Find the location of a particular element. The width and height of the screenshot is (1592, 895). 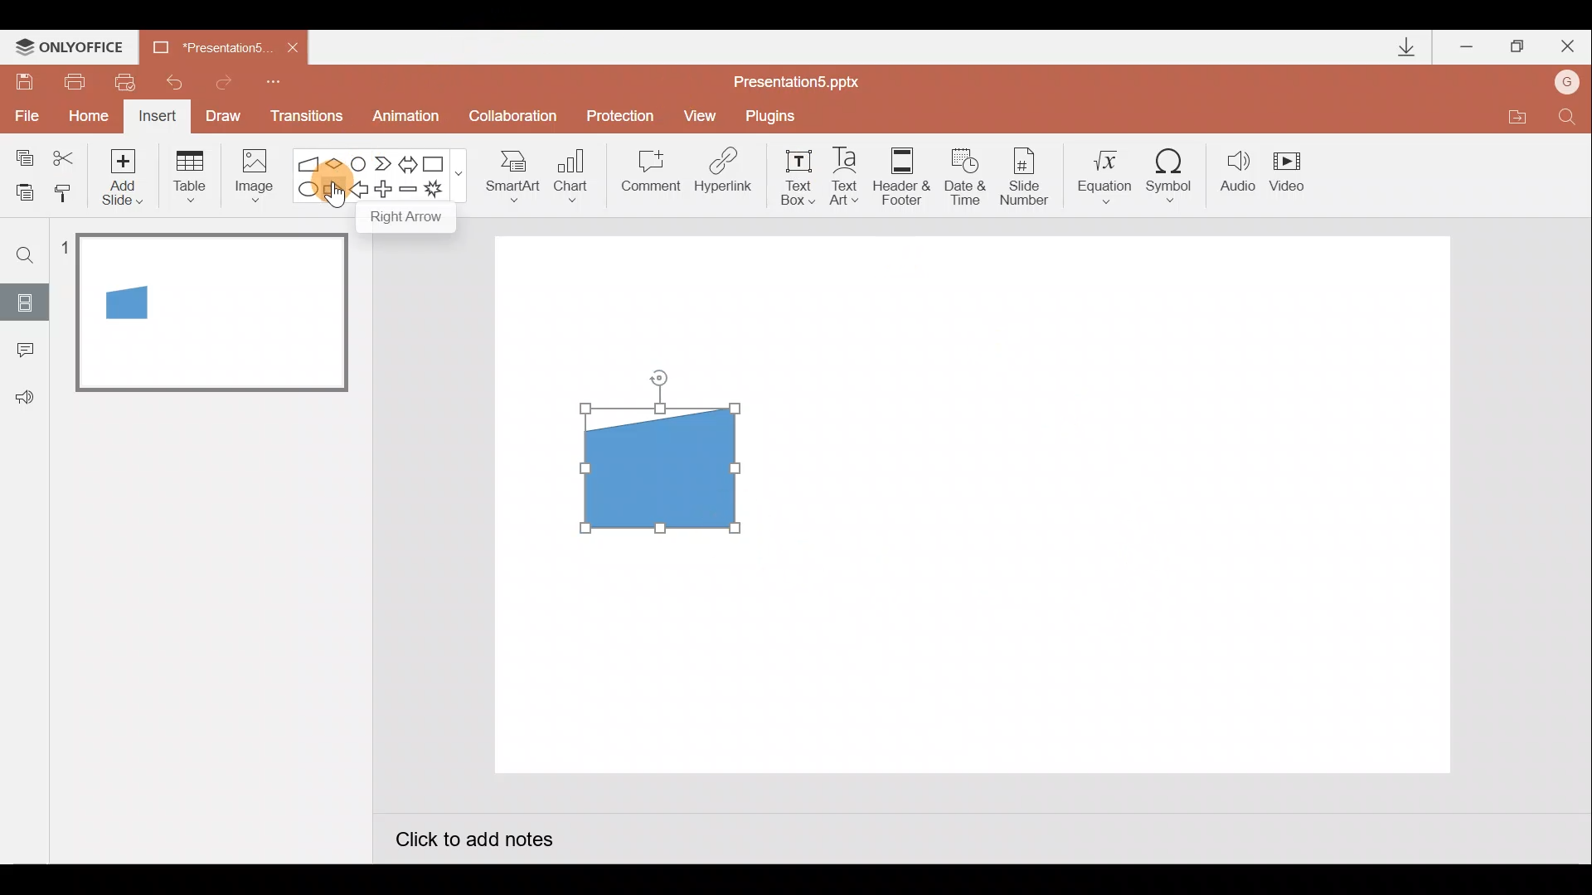

Text box is located at coordinates (793, 175).